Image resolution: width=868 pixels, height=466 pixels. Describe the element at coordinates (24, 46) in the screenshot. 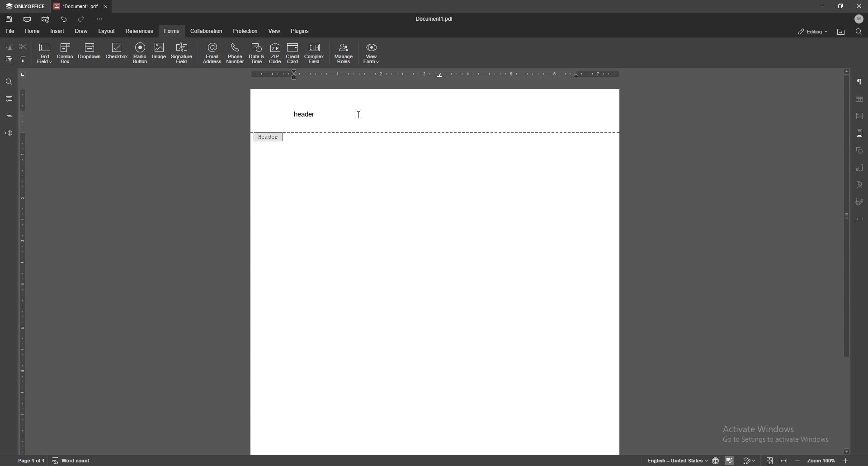

I see `cut` at that location.